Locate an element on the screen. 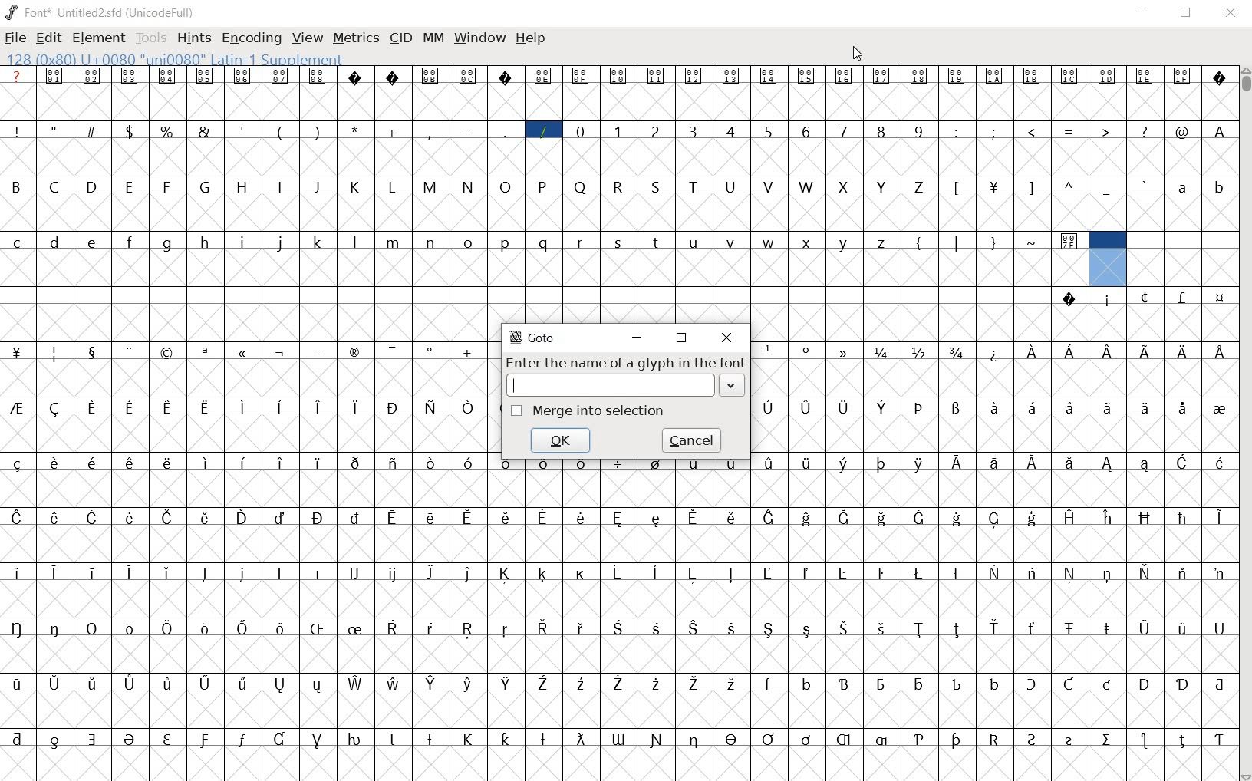 This screenshot has height=781, width=1252. ` is located at coordinates (1145, 185).